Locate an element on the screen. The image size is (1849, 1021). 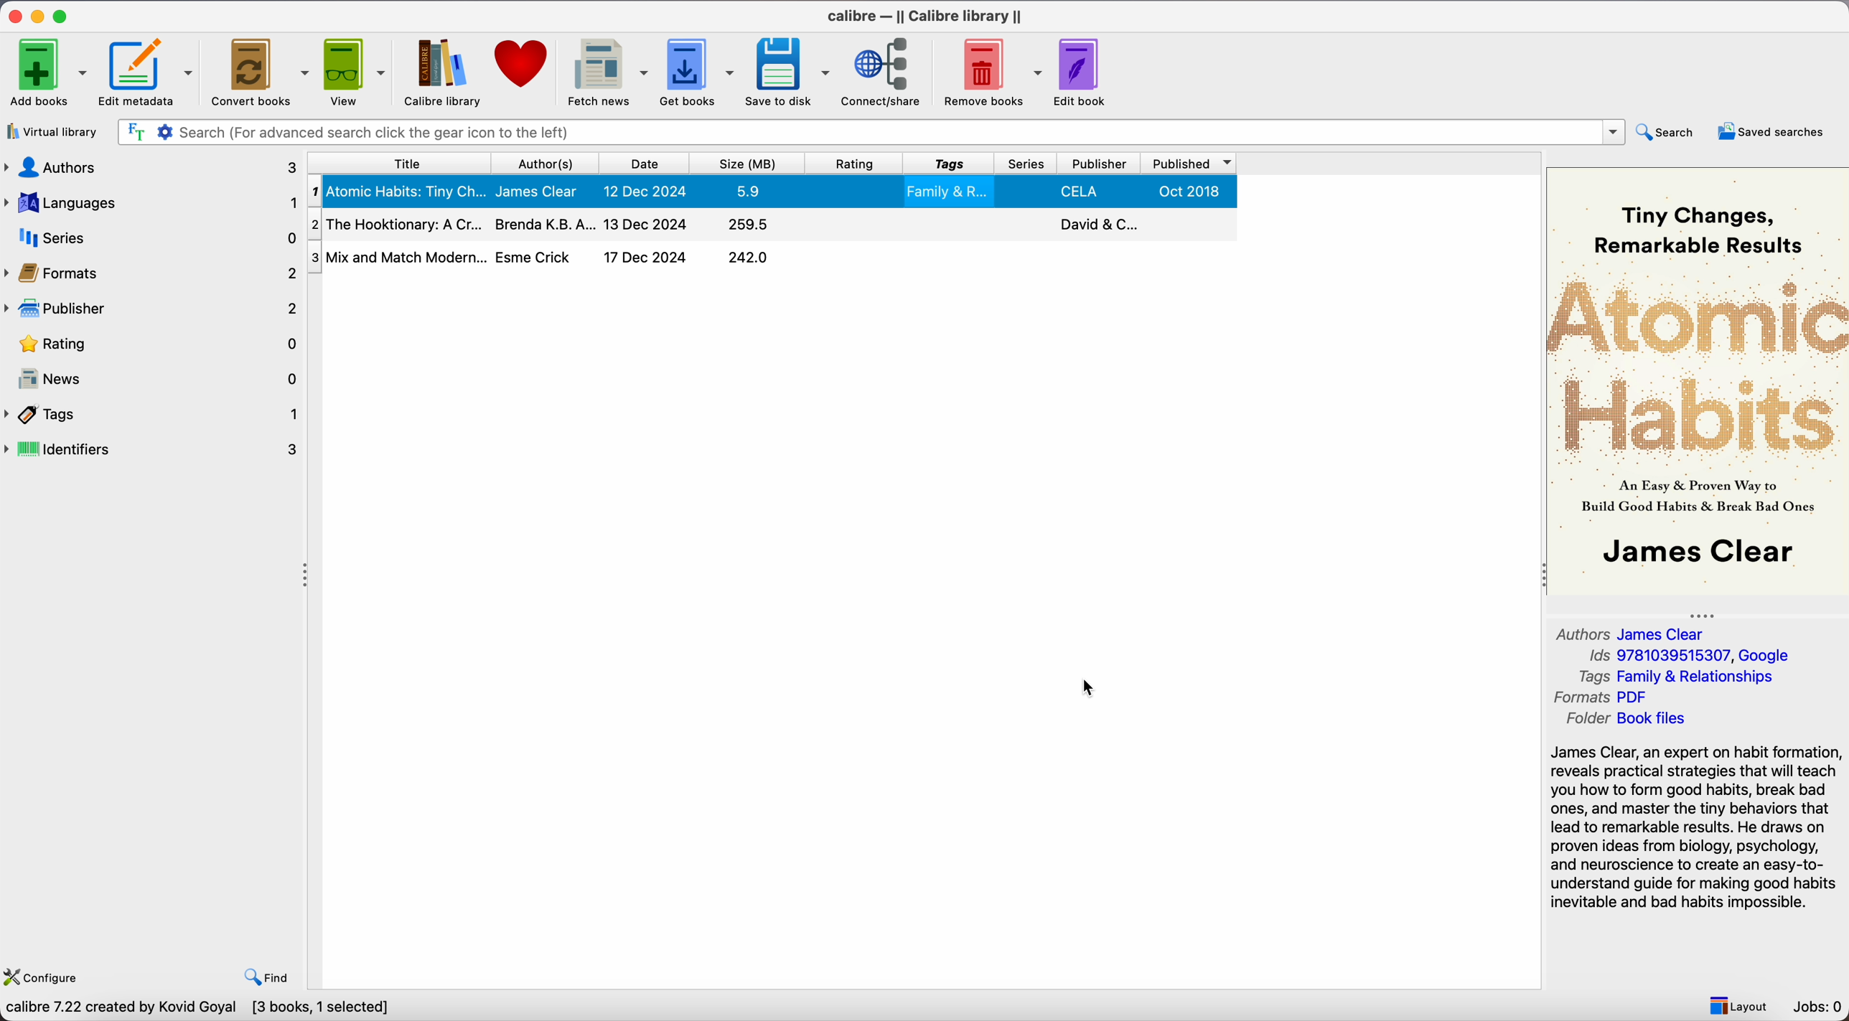
get books is located at coordinates (698, 72).